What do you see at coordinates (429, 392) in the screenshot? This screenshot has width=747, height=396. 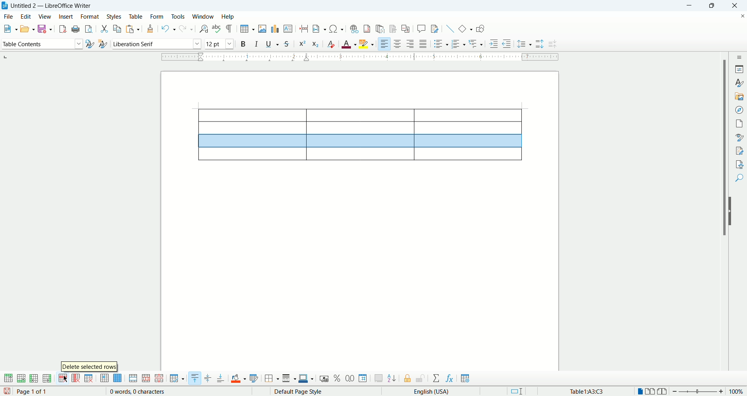 I see `english (USA)` at bounding box center [429, 392].